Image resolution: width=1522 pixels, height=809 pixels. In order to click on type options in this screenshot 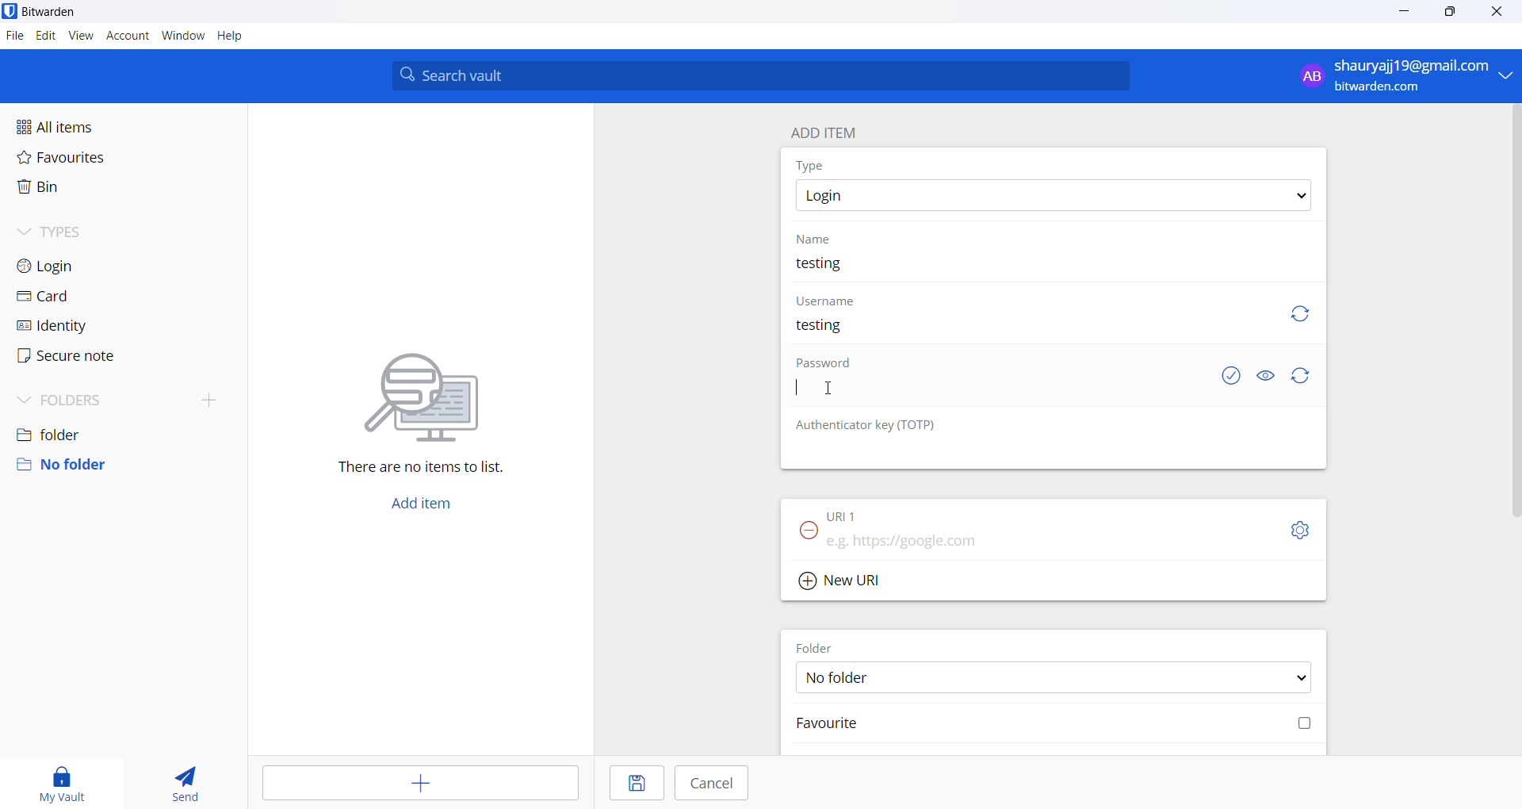, I will do `click(1052, 195)`.